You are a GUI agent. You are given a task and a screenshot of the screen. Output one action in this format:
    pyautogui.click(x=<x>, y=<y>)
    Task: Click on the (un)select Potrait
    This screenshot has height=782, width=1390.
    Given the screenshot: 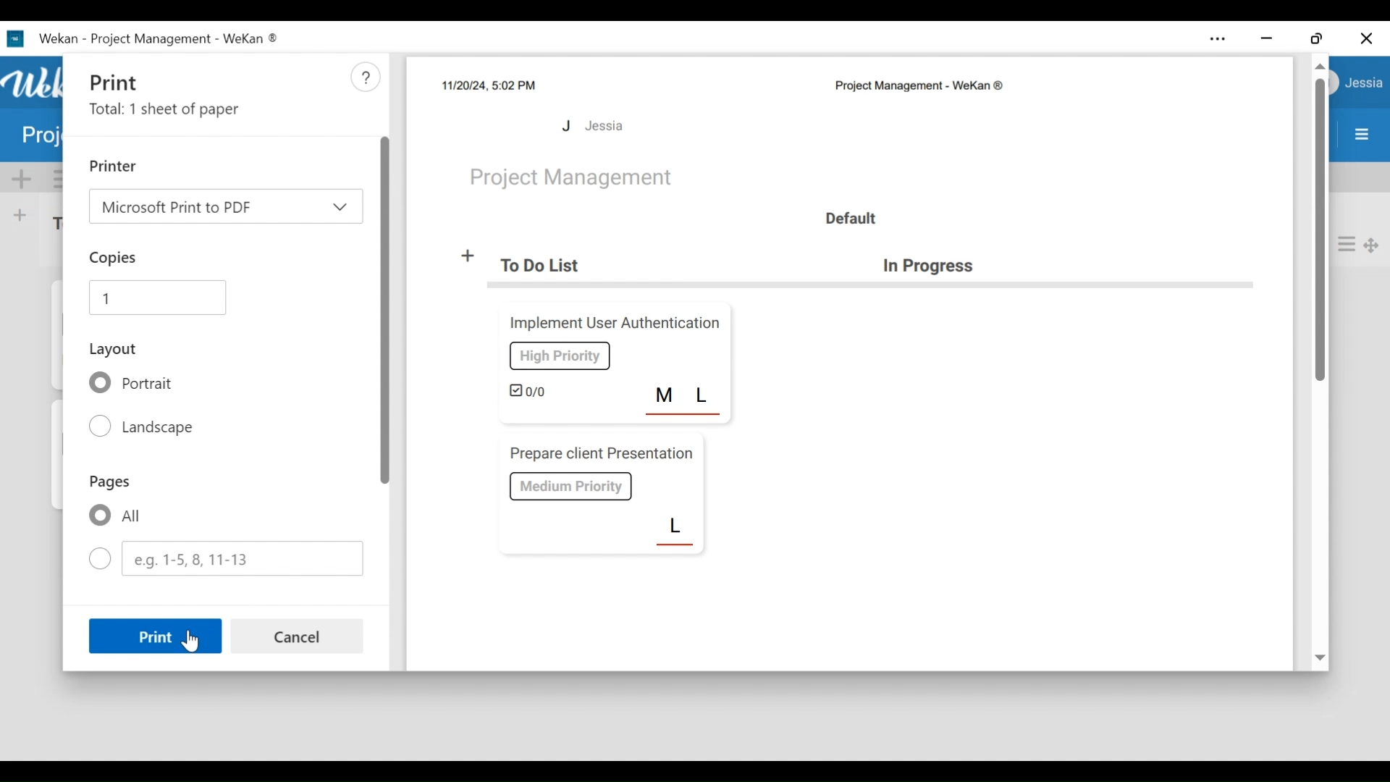 What is the action you would take?
    pyautogui.click(x=135, y=383)
    